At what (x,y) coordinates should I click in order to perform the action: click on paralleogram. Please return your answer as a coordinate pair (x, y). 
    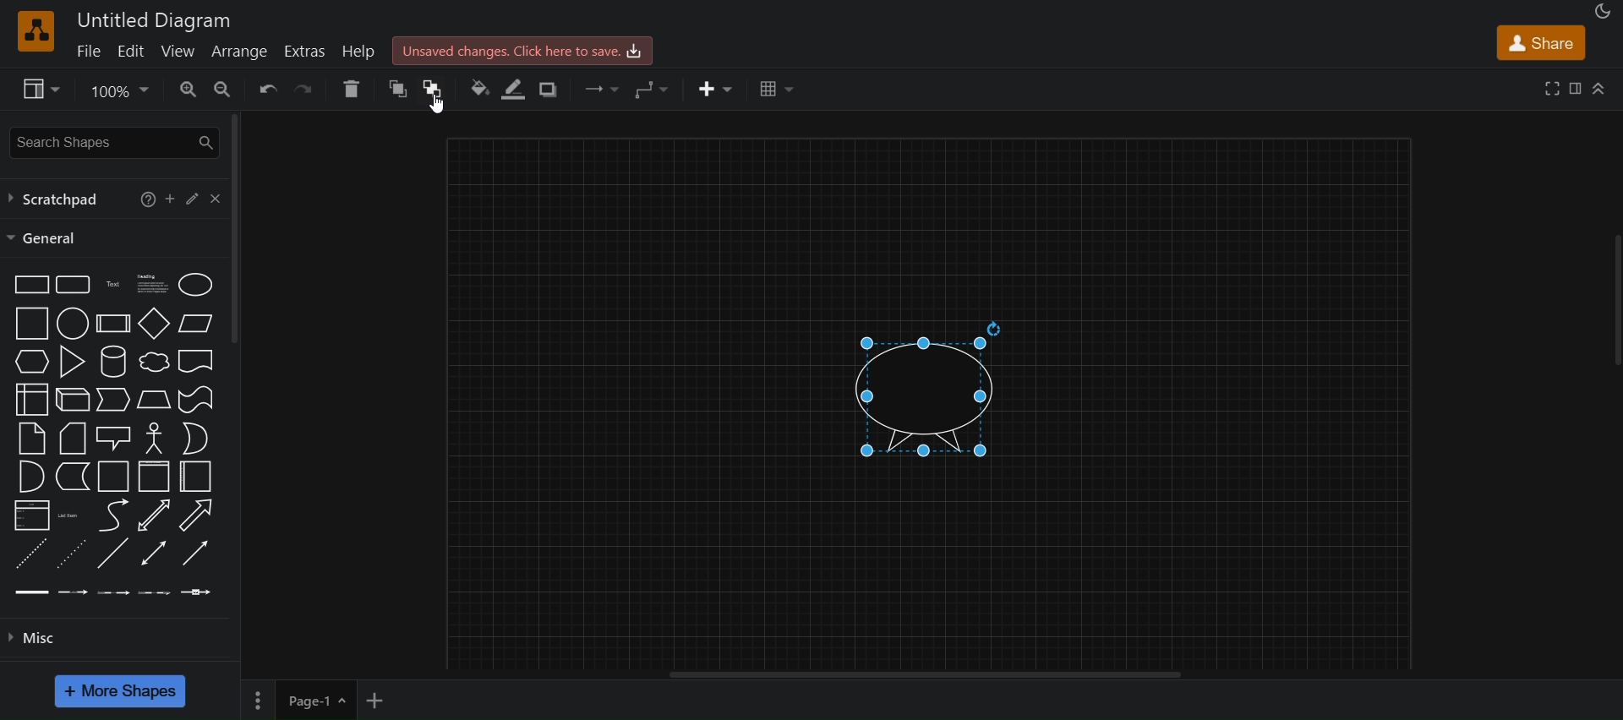
    Looking at the image, I should click on (196, 322).